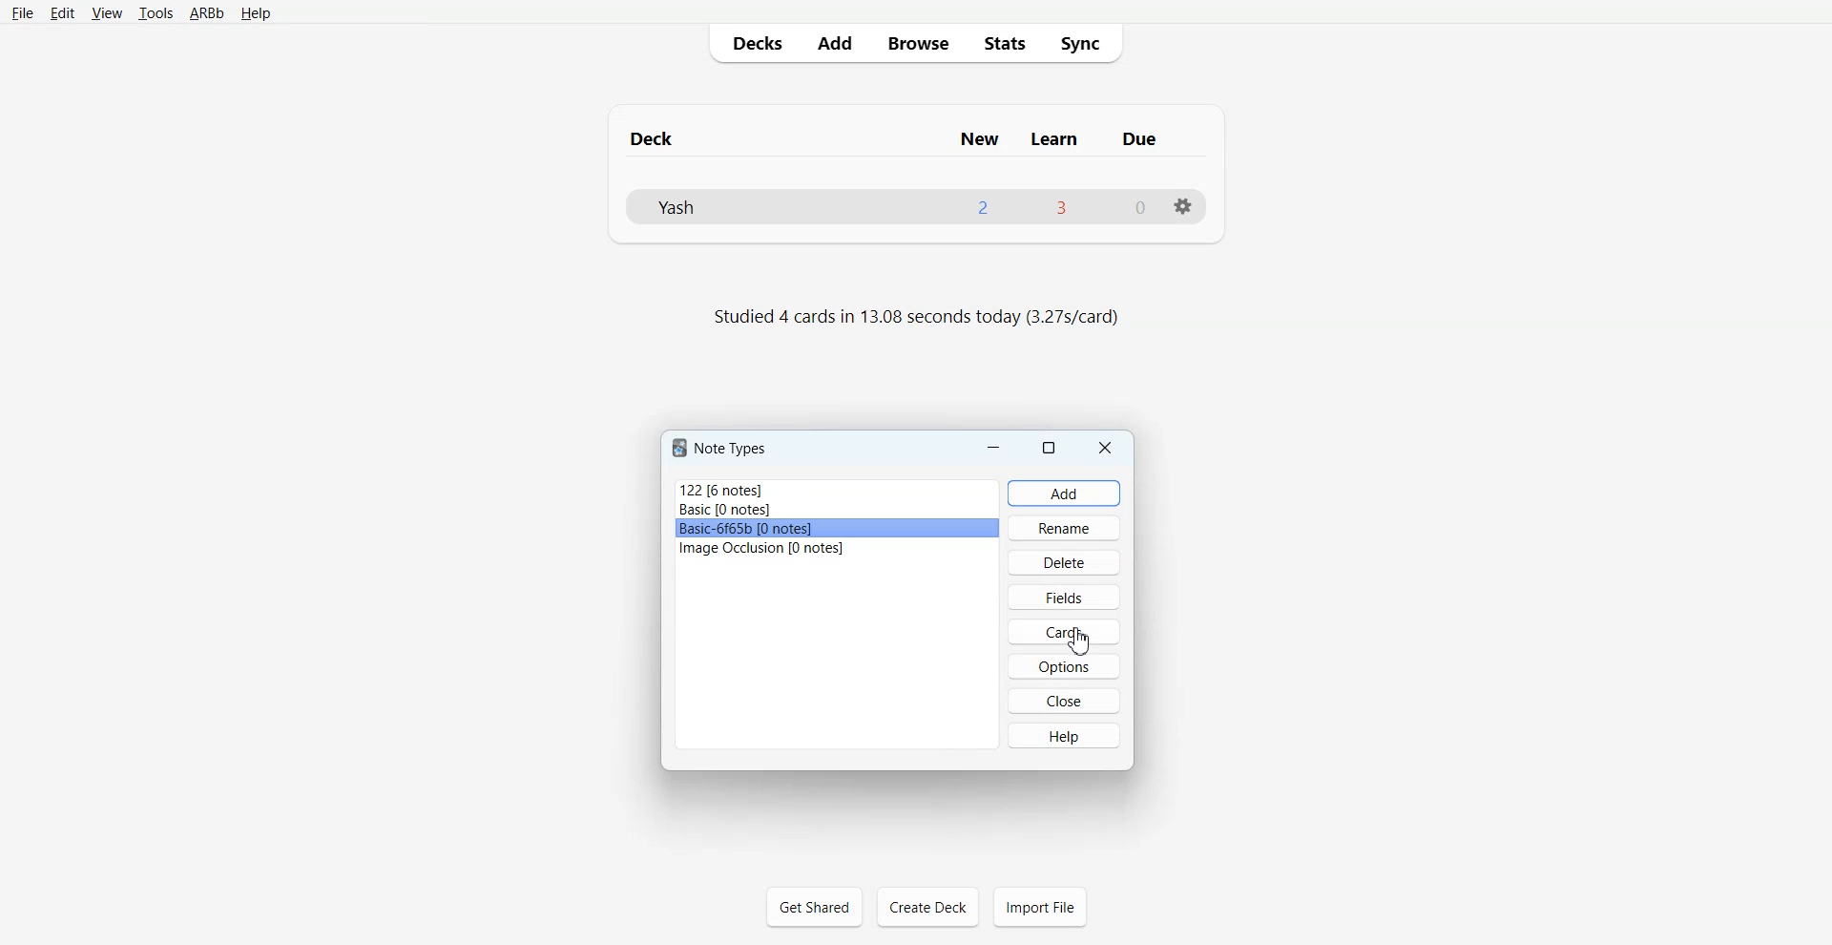 The image size is (1832, 945). Describe the element at coordinates (917, 207) in the screenshot. I see `Deck File` at that location.